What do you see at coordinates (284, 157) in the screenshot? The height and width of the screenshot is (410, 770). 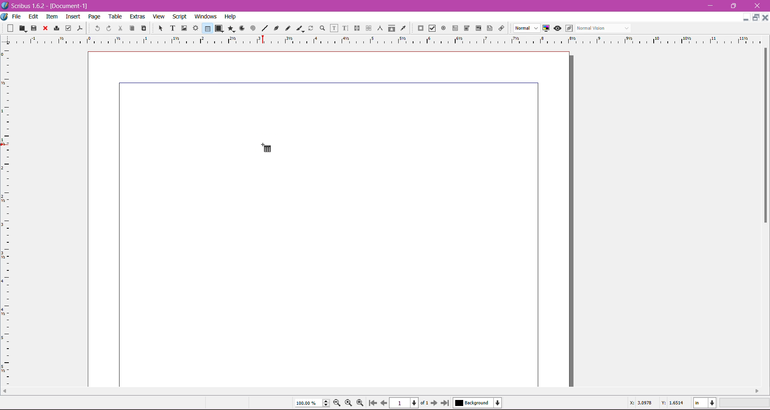 I see `X: 3.0978 in` at bounding box center [284, 157].